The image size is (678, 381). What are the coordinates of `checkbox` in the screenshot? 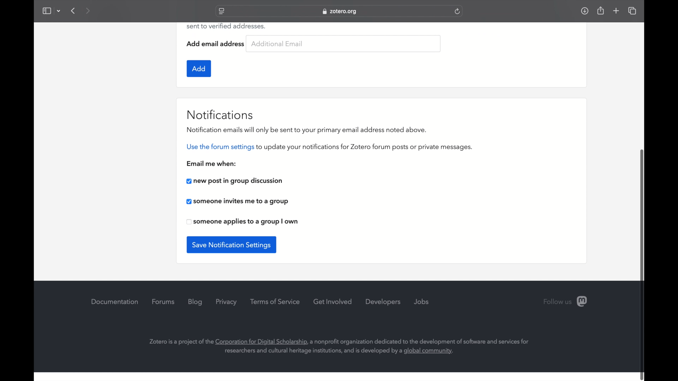 It's located at (235, 182).